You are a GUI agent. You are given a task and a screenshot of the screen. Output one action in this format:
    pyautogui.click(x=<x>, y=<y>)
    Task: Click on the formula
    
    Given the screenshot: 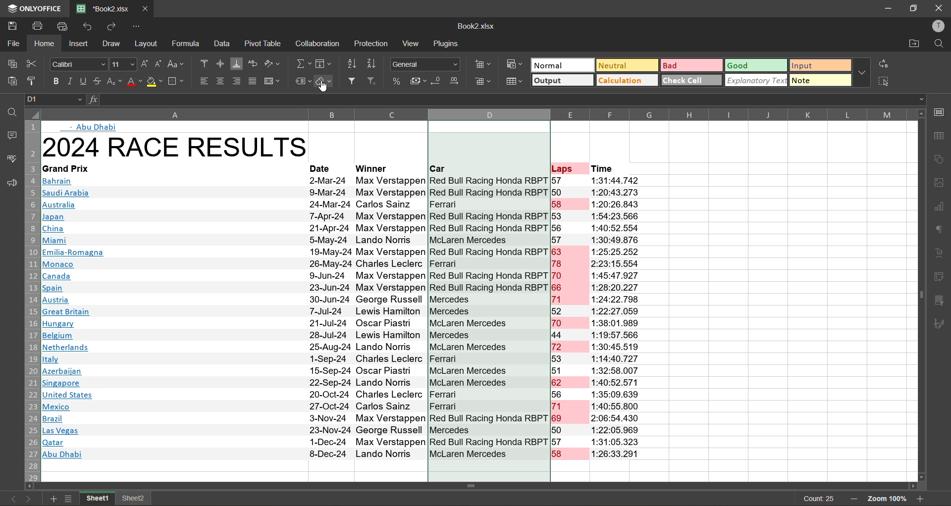 What is the action you would take?
    pyautogui.click(x=187, y=44)
    